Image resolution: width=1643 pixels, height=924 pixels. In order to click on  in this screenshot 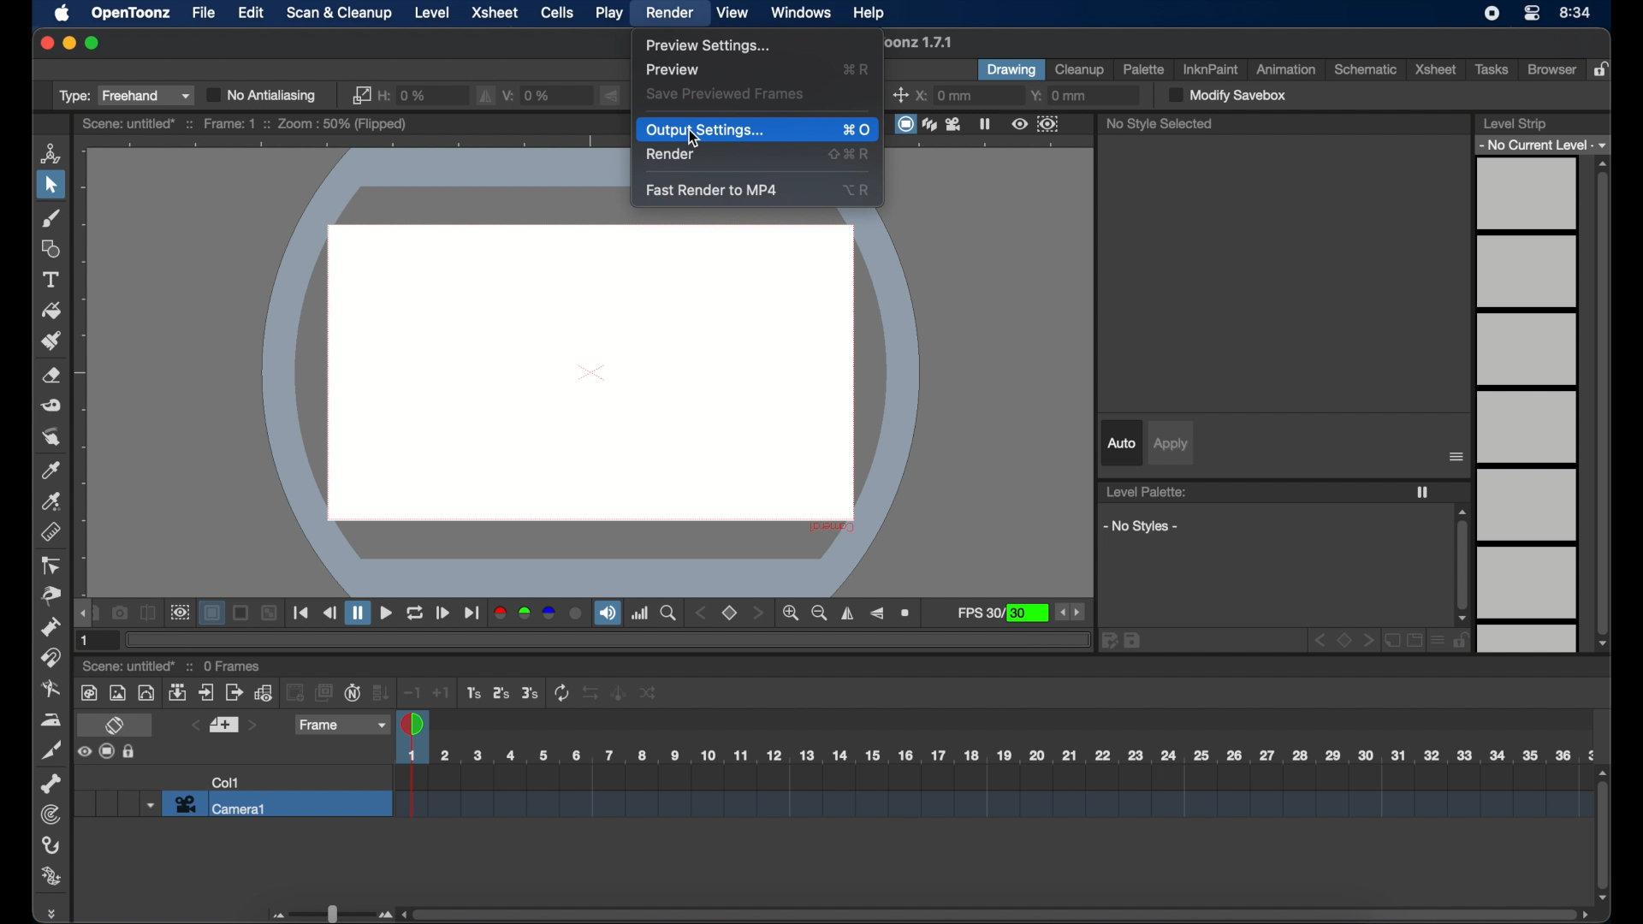, I will do `click(242, 613)`.